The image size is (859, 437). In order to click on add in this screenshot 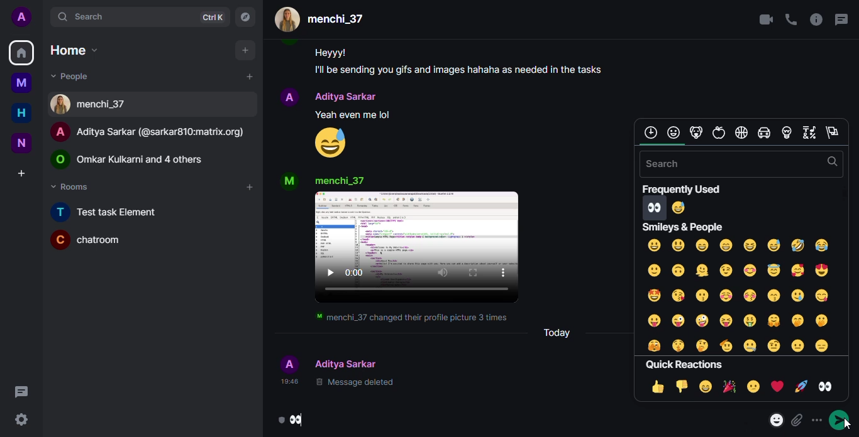, I will do `click(242, 50)`.